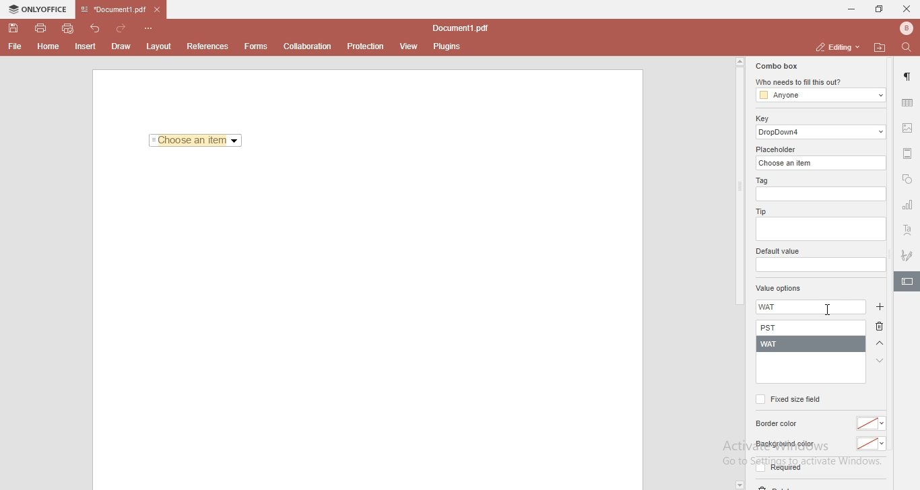  Describe the element at coordinates (908, 152) in the screenshot. I see `margin` at that location.